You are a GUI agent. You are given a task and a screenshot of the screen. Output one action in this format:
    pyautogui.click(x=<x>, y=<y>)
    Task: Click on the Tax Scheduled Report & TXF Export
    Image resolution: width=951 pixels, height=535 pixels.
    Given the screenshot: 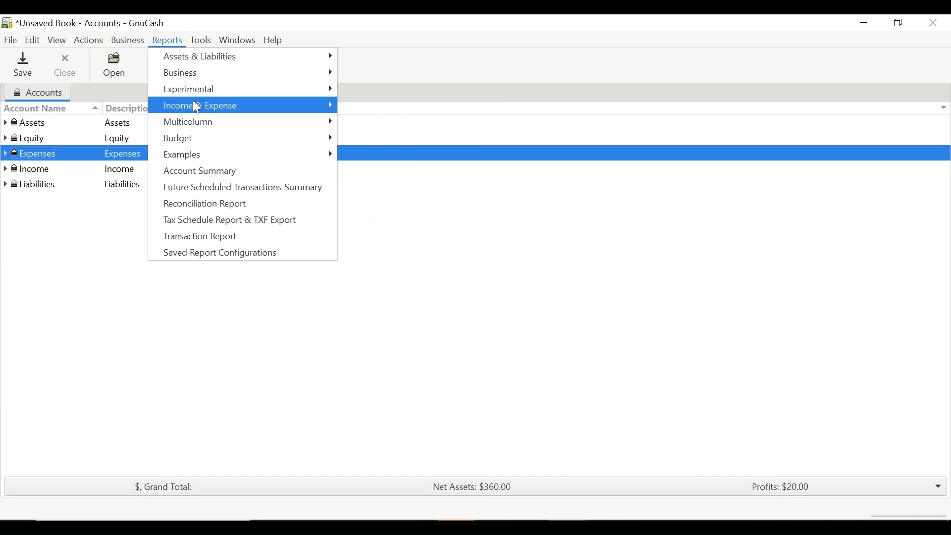 What is the action you would take?
    pyautogui.click(x=230, y=220)
    